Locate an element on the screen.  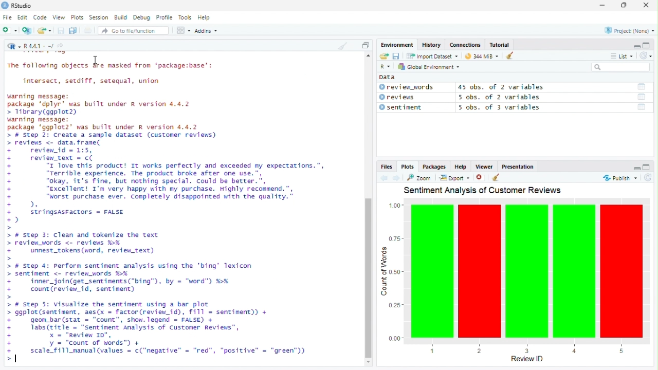
Global Environment is located at coordinates (429, 66).